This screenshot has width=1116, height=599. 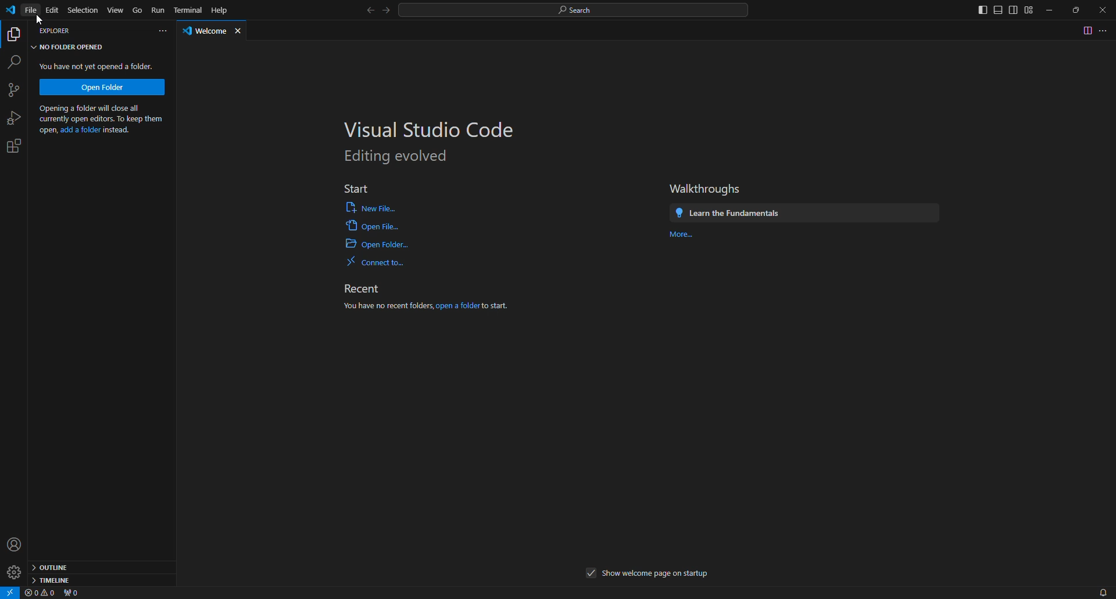 I want to click on maximize, so click(x=1076, y=10).